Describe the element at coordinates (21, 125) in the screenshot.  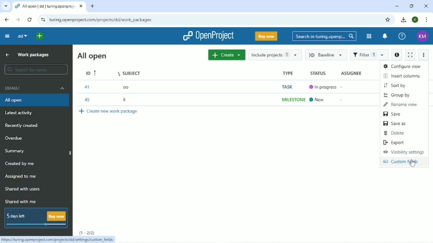
I see `Recently deleted` at that location.